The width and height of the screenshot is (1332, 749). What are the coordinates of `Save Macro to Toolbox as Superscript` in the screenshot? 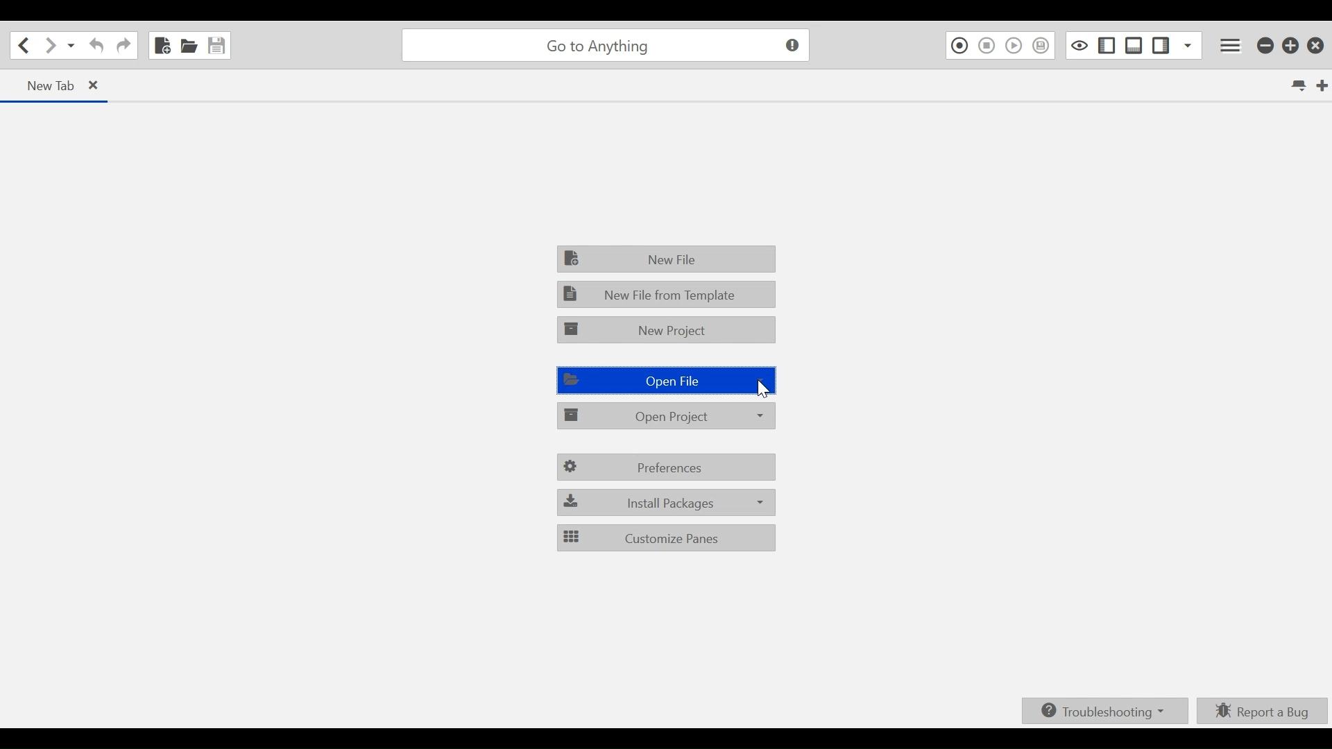 It's located at (1042, 46).